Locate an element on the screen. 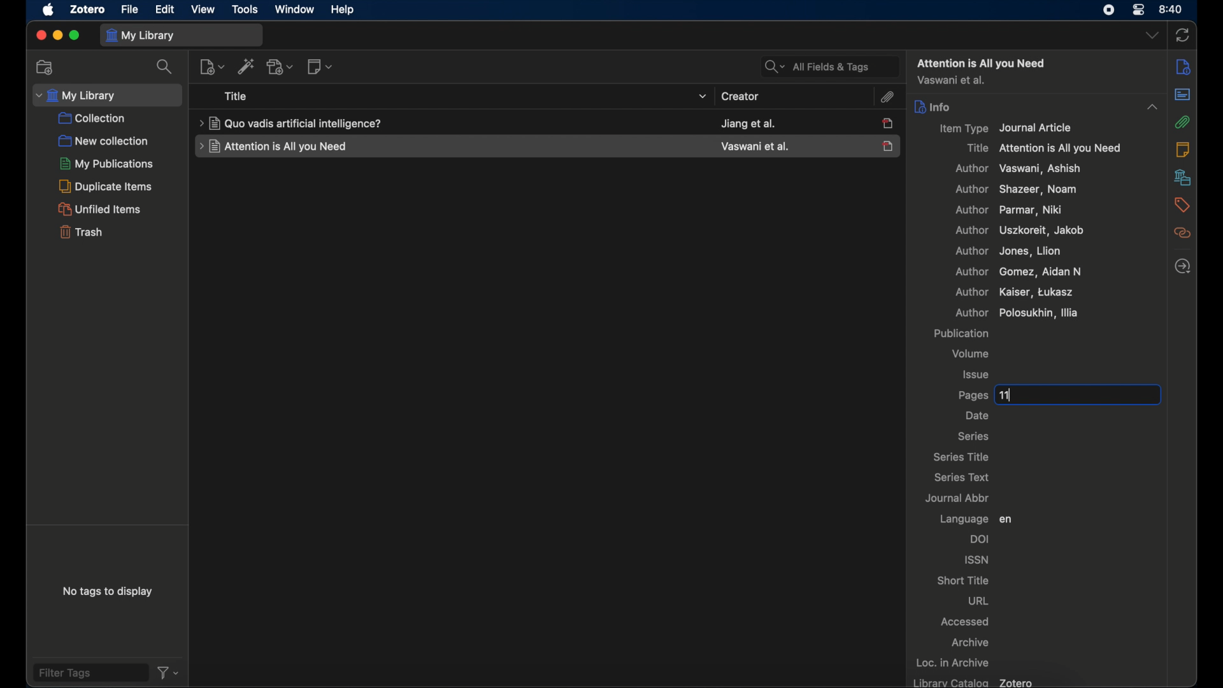 This screenshot has width=1223, height=688. series is located at coordinates (975, 436).